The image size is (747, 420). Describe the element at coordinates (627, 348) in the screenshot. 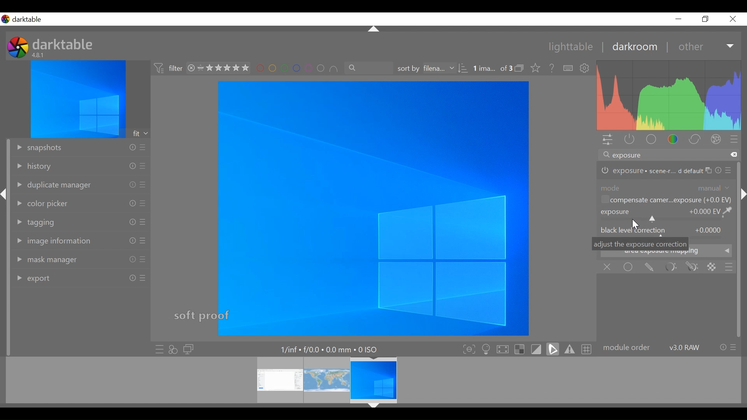

I see `module order` at that location.